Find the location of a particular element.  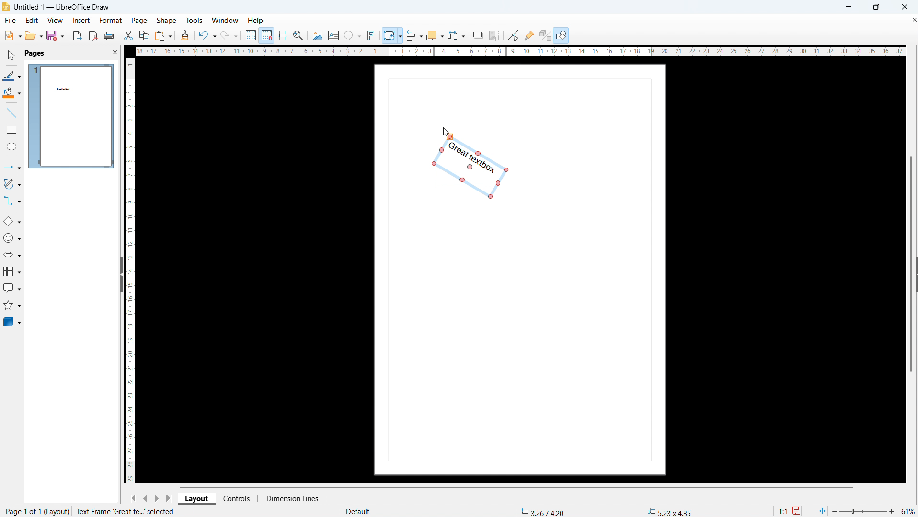

Page  is located at coordinates (524, 340).